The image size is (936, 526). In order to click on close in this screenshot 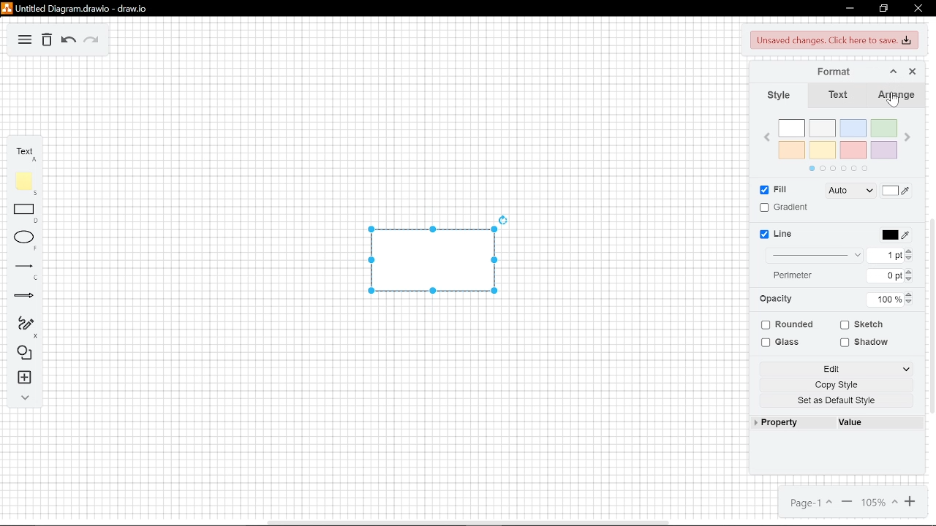, I will do `click(918, 9)`.